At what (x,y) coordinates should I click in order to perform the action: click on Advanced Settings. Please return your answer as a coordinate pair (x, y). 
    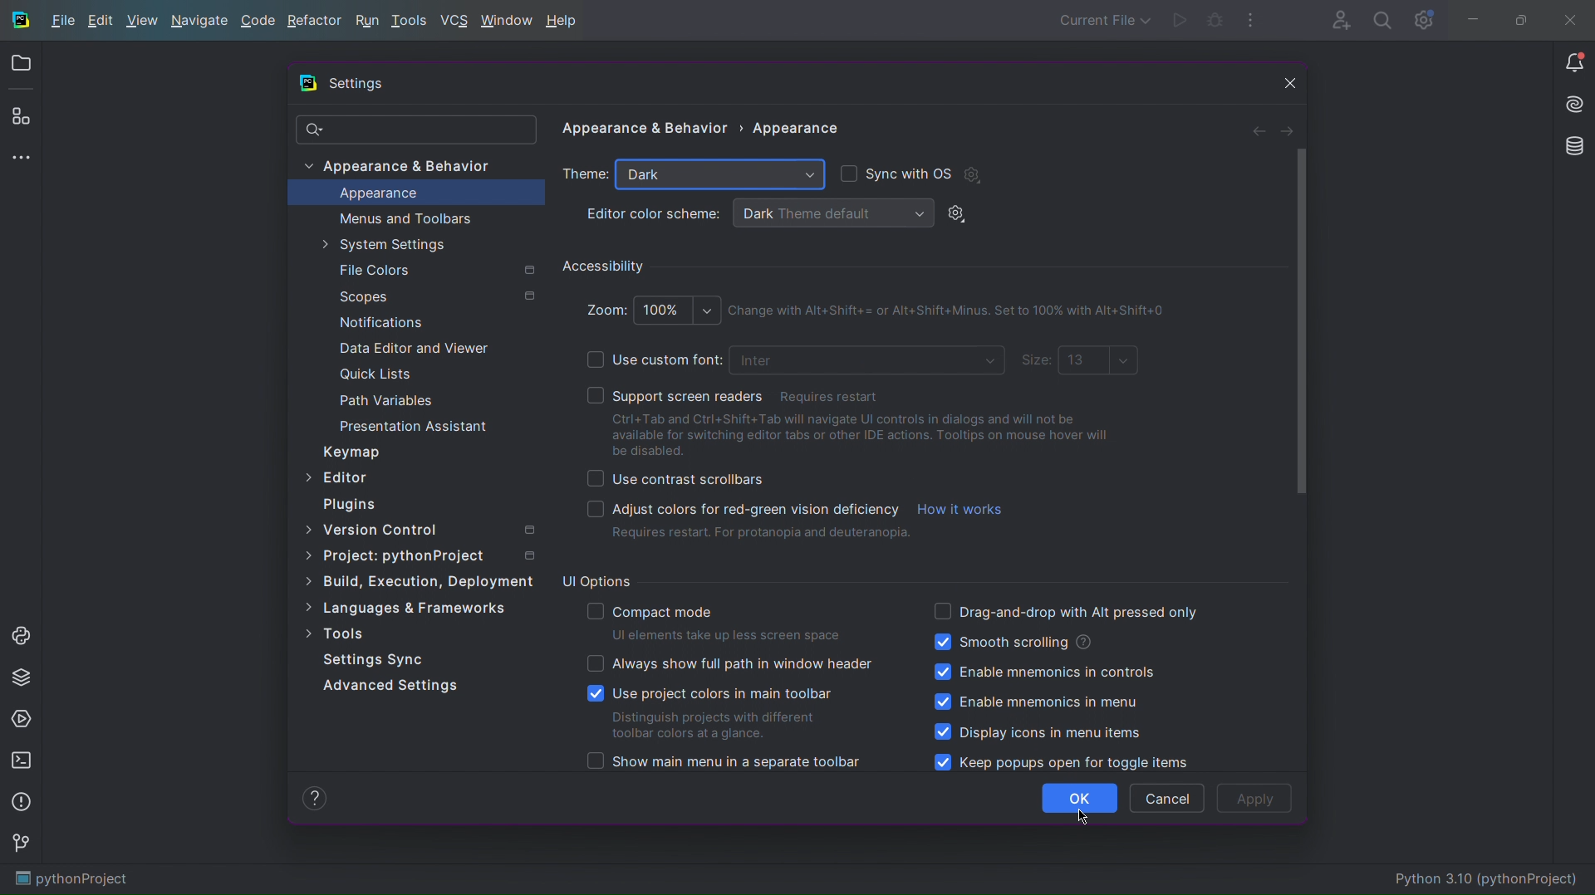
    Looking at the image, I should click on (393, 684).